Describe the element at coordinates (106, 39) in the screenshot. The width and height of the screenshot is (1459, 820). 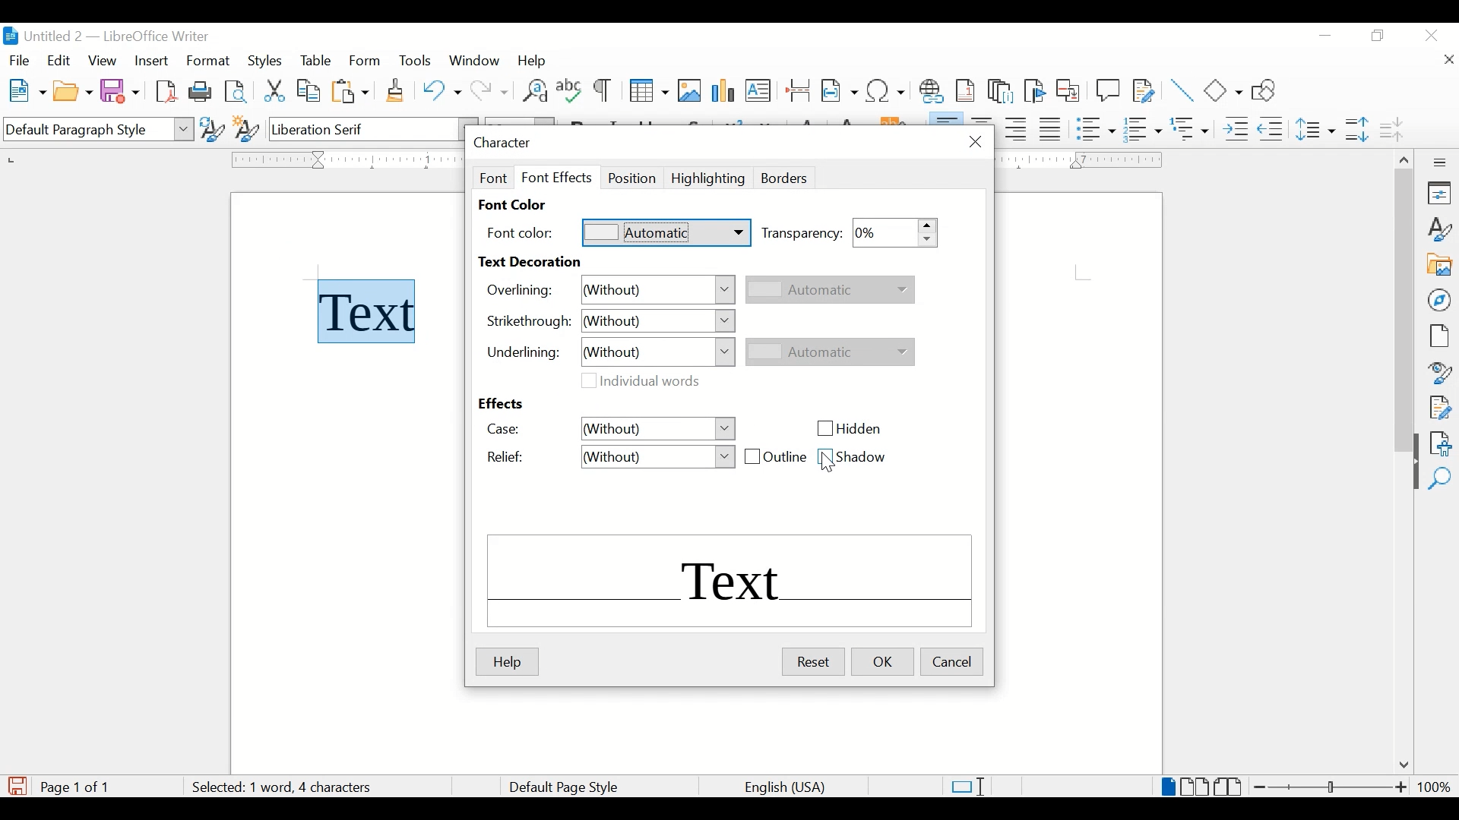
I see `untitled 2 - libreOffice Writer` at that location.